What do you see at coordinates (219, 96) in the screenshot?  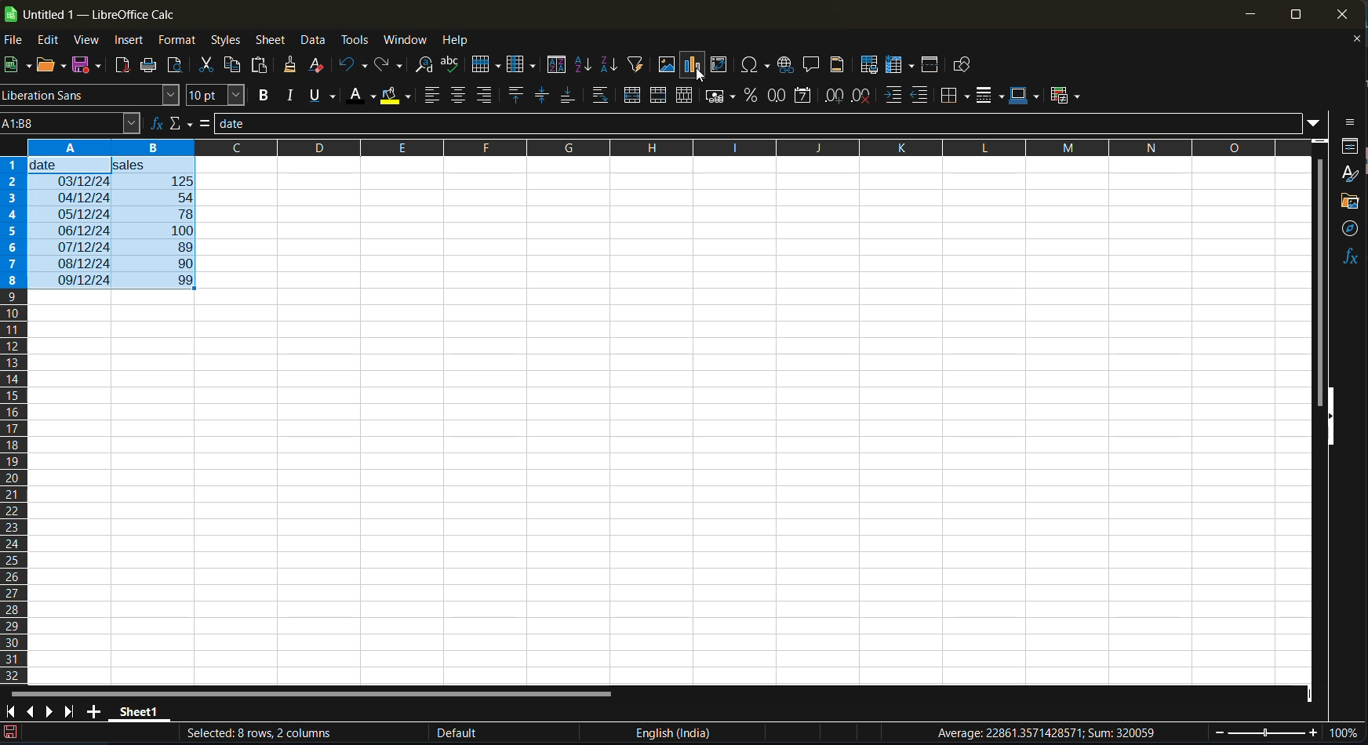 I see `font size` at bounding box center [219, 96].